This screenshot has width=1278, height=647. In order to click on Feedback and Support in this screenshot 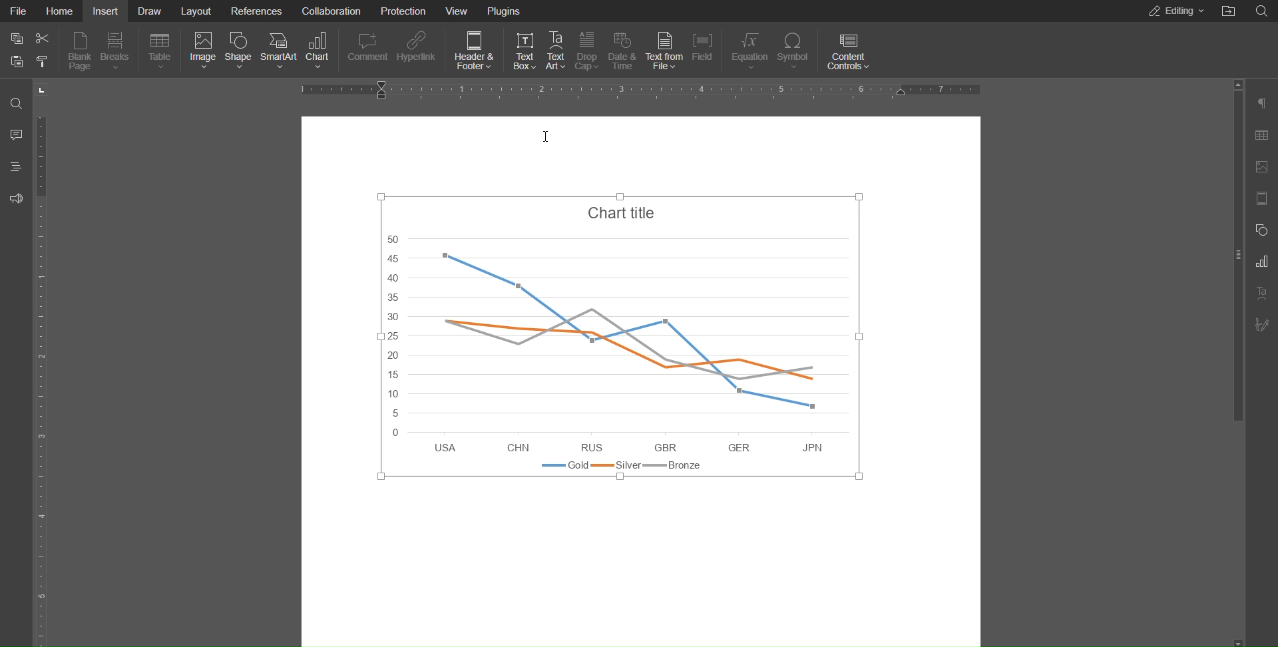, I will do `click(15, 196)`.